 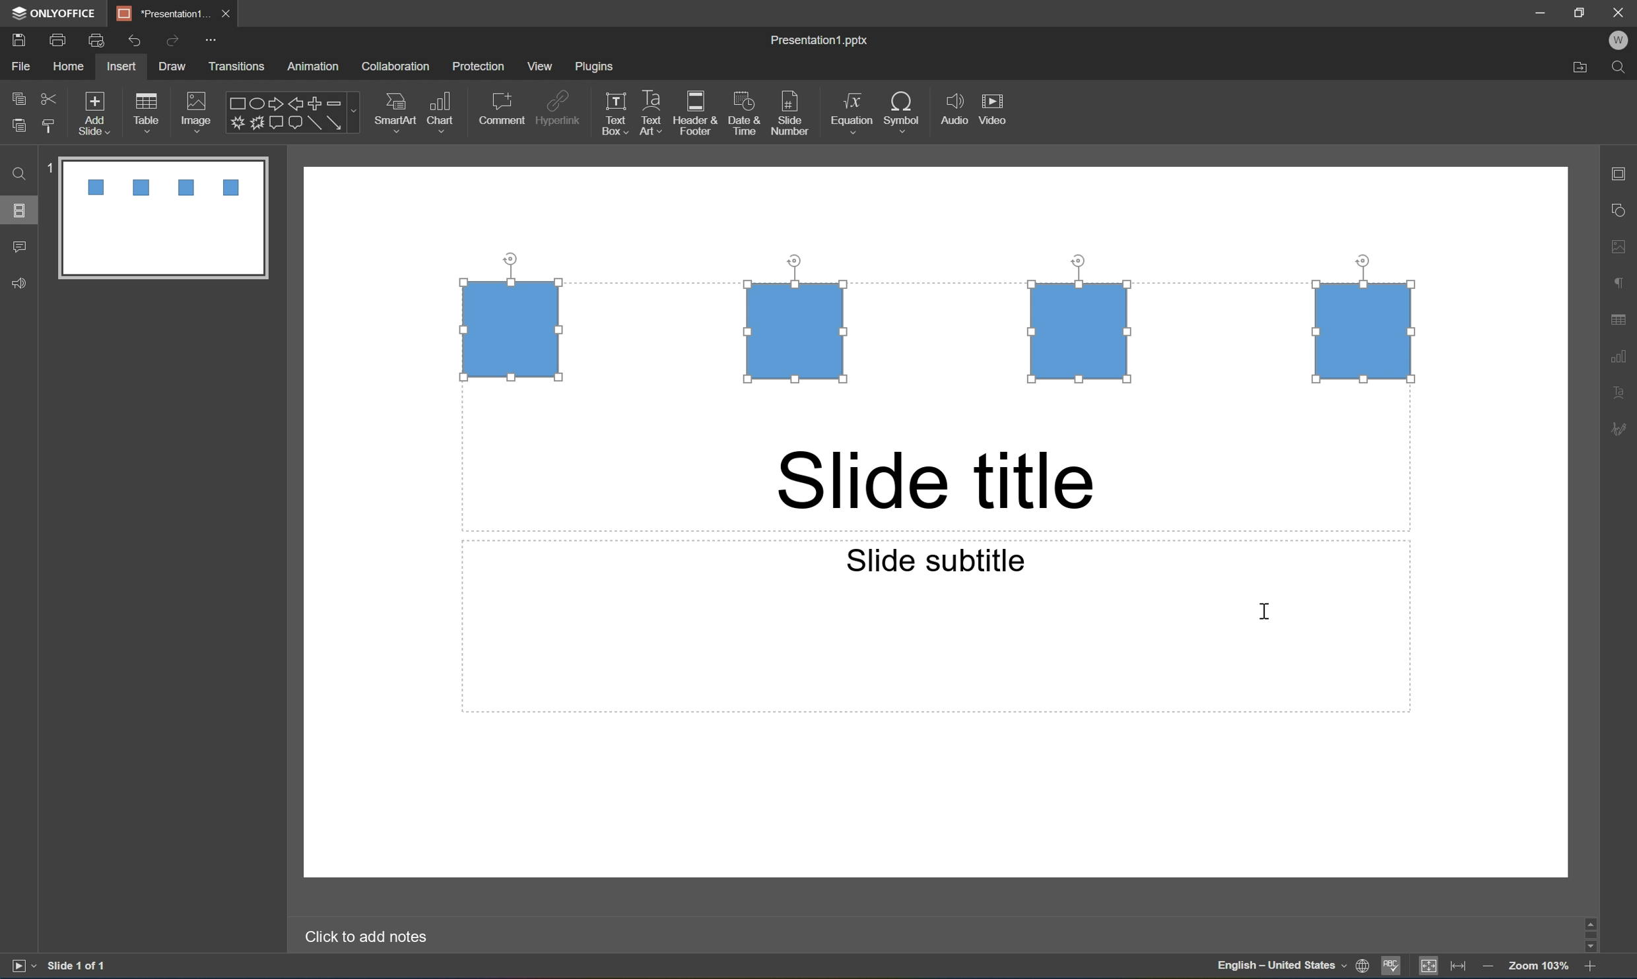 What do you see at coordinates (370, 937) in the screenshot?
I see `Click to add notes` at bounding box center [370, 937].